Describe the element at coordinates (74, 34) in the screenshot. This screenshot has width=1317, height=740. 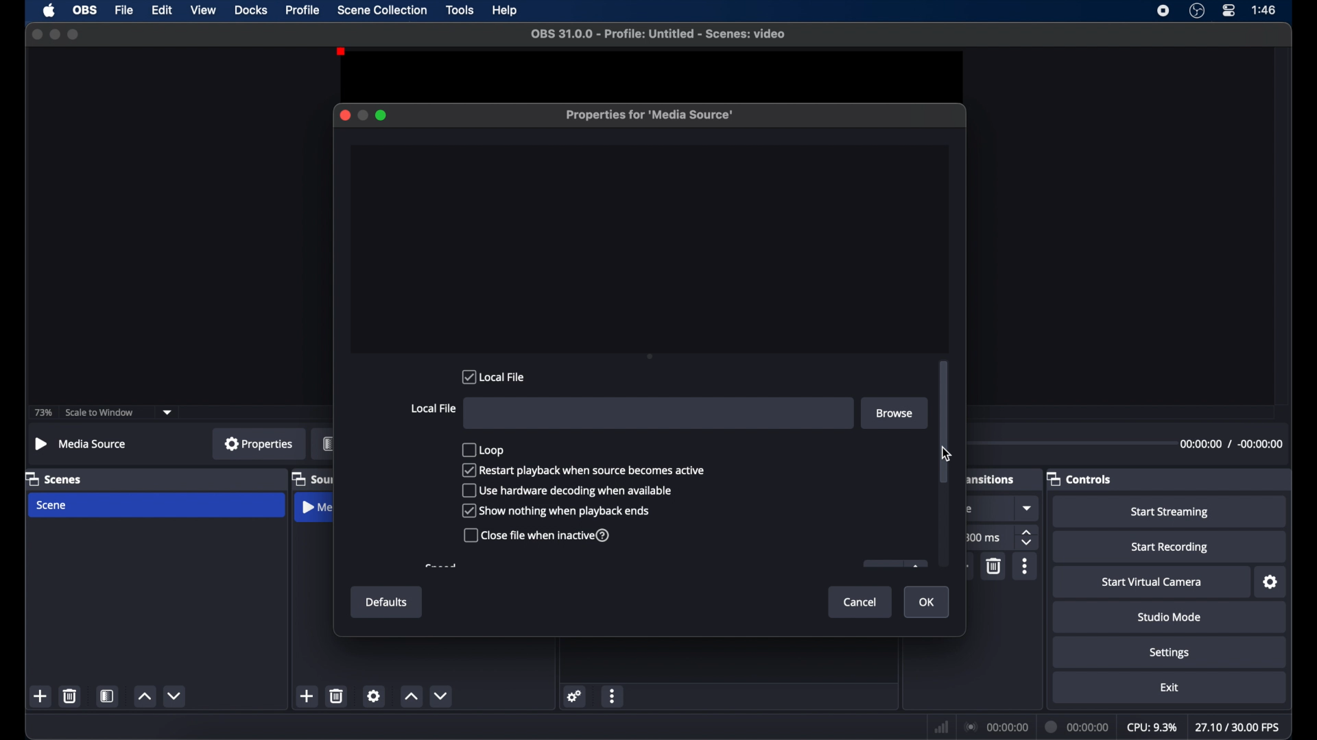
I see `maximize` at that location.